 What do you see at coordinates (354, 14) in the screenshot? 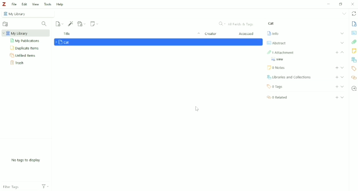
I see `Sync` at bounding box center [354, 14].